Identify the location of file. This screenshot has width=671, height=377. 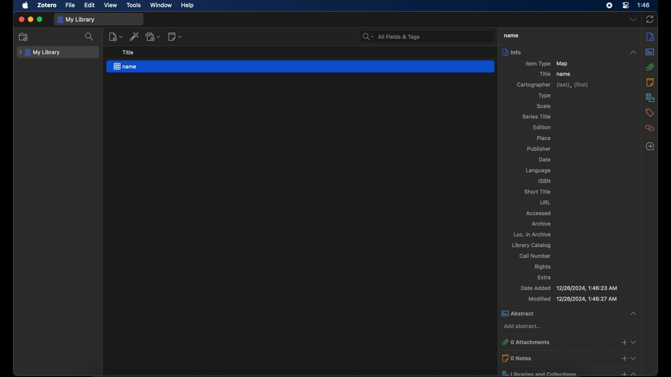
(70, 5).